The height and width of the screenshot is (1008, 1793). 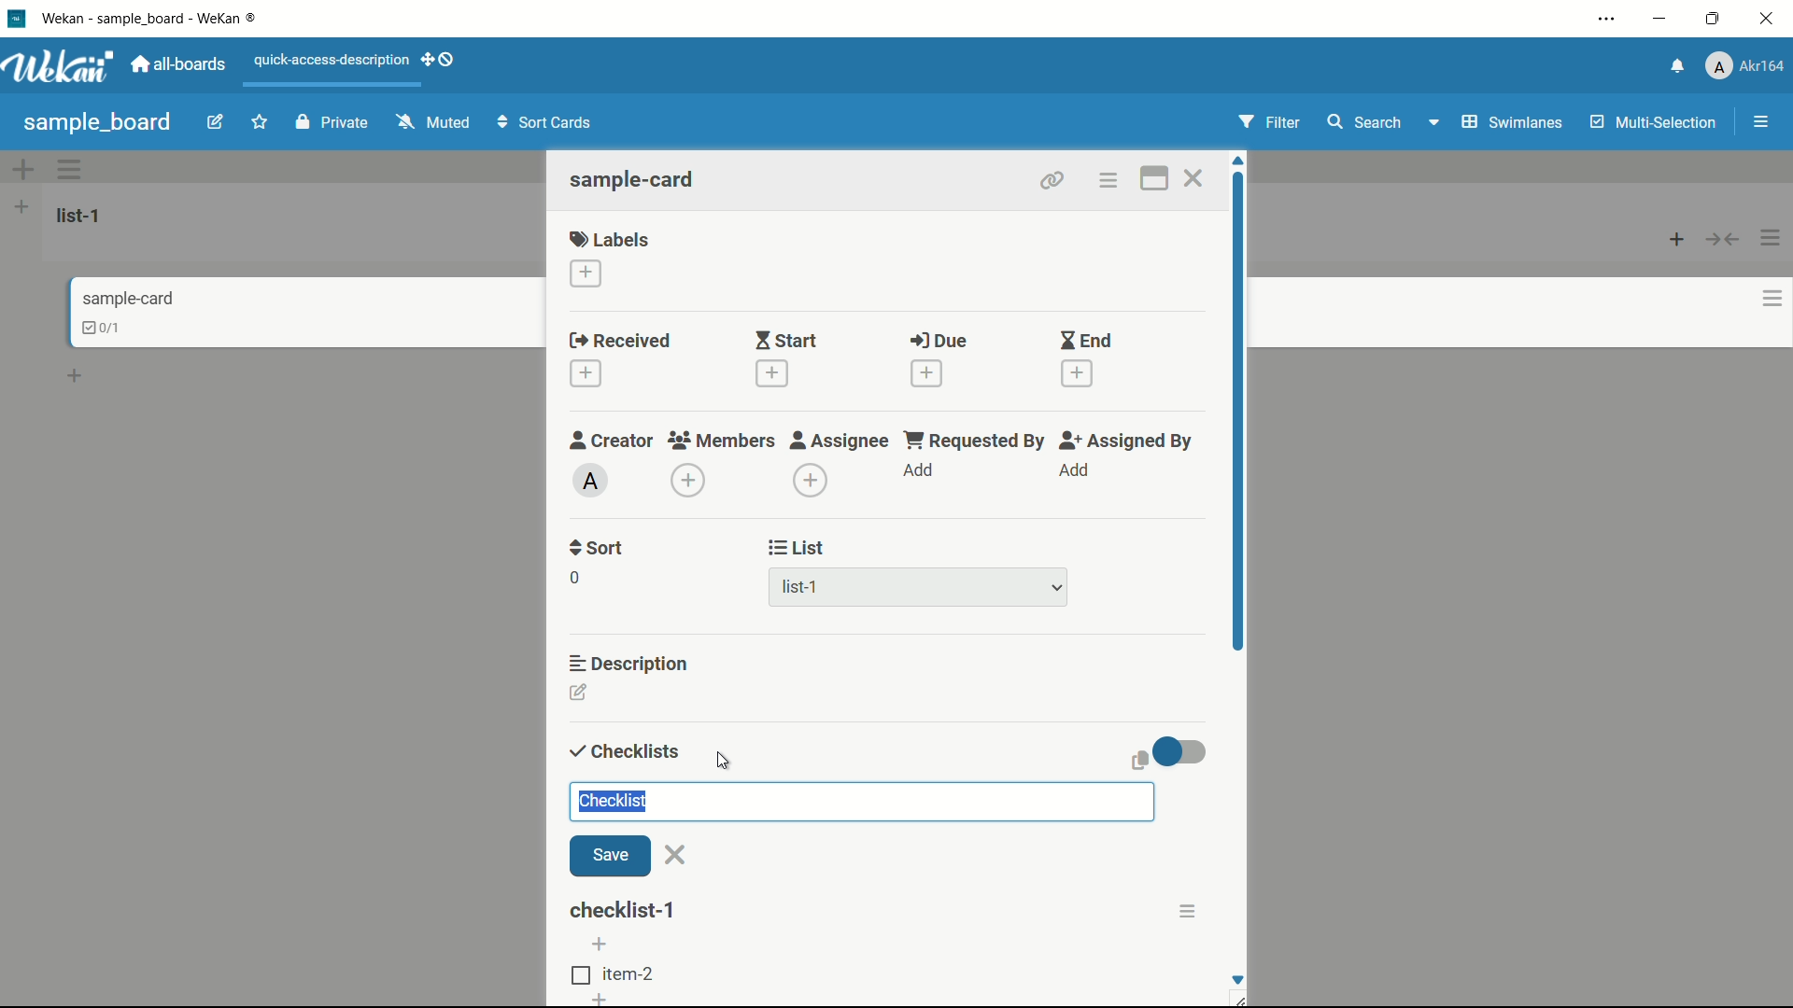 What do you see at coordinates (1057, 589) in the screenshot?
I see `dropdown` at bounding box center [1057, 589].